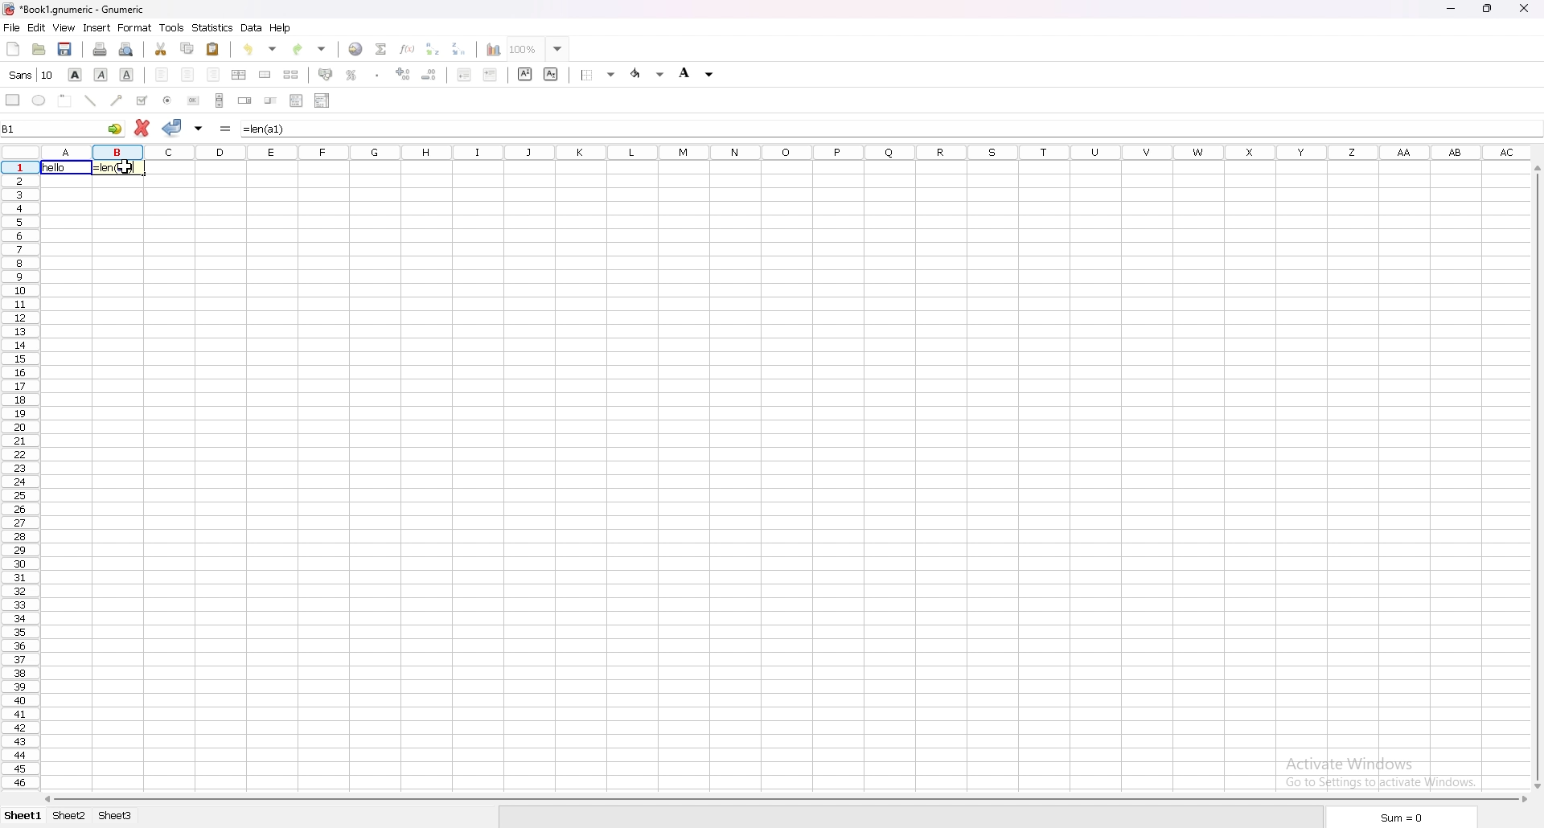  I want to click on subscript, so click(552, 74).